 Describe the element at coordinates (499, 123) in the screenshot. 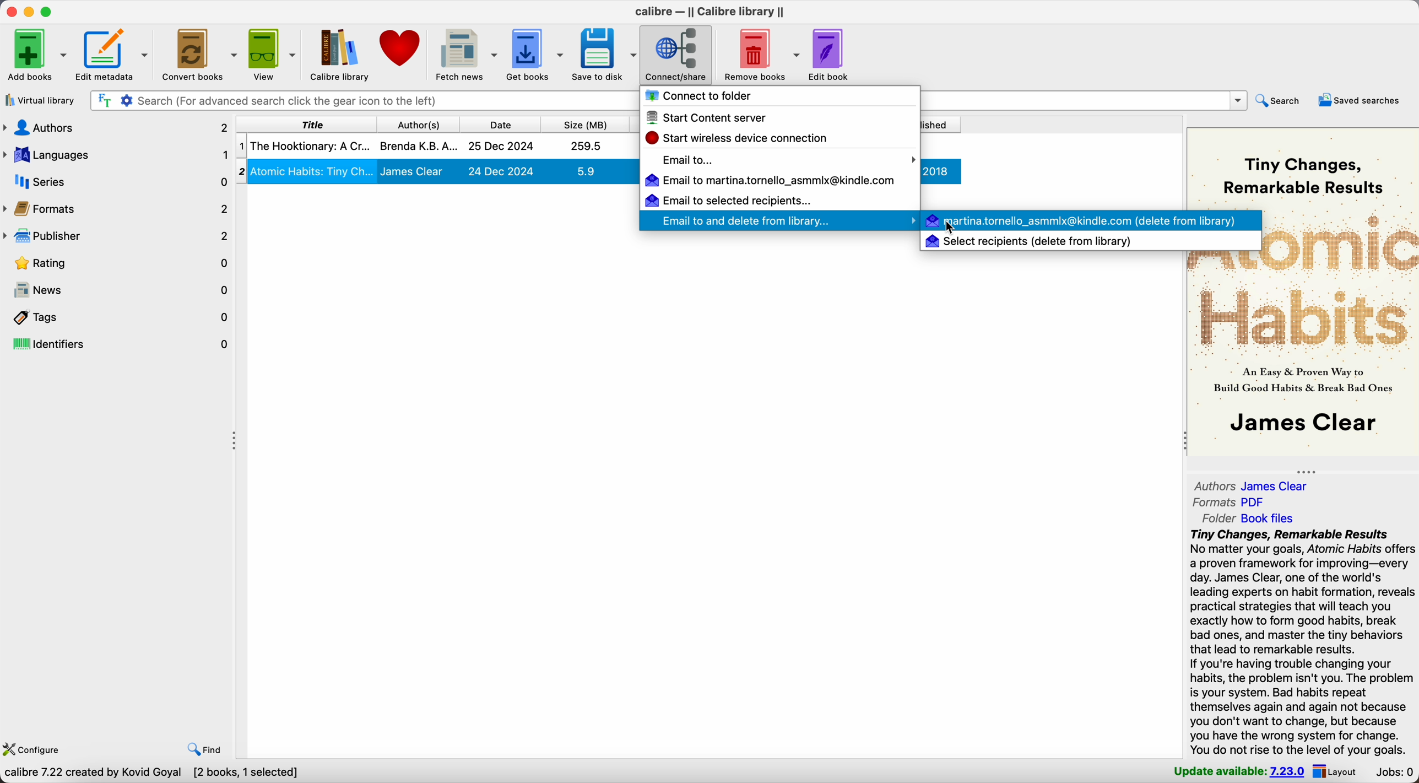

I see `date` at that location.